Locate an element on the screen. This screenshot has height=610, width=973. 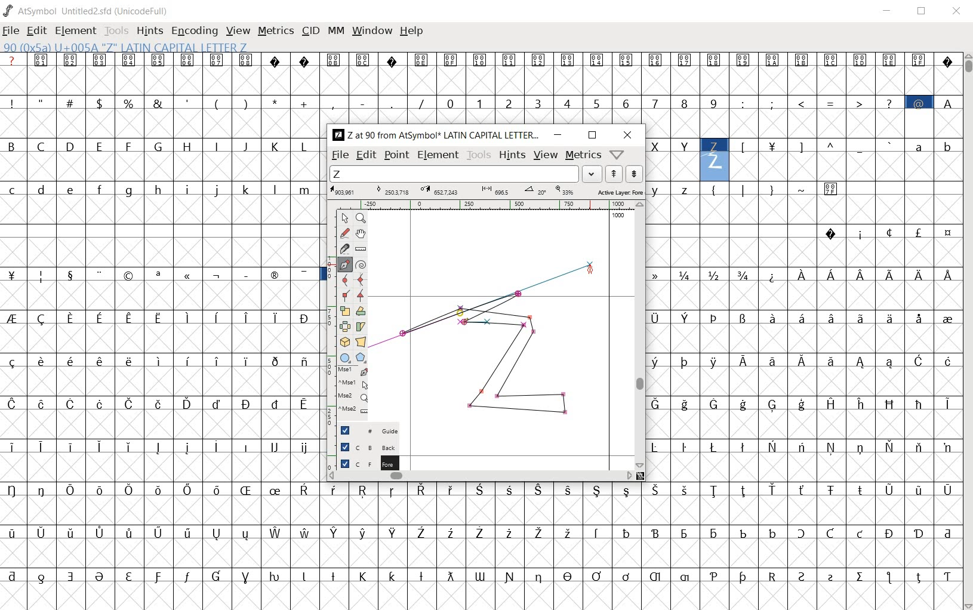
tools is located at coordinates (479, 155).